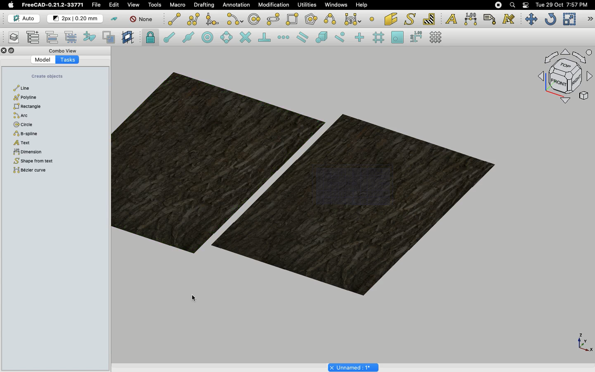 This screenshot has width=595, height=372. What do you see at coordinates (133, 4) in the screenshot?
I see `View` at bounding box center [133, 4].